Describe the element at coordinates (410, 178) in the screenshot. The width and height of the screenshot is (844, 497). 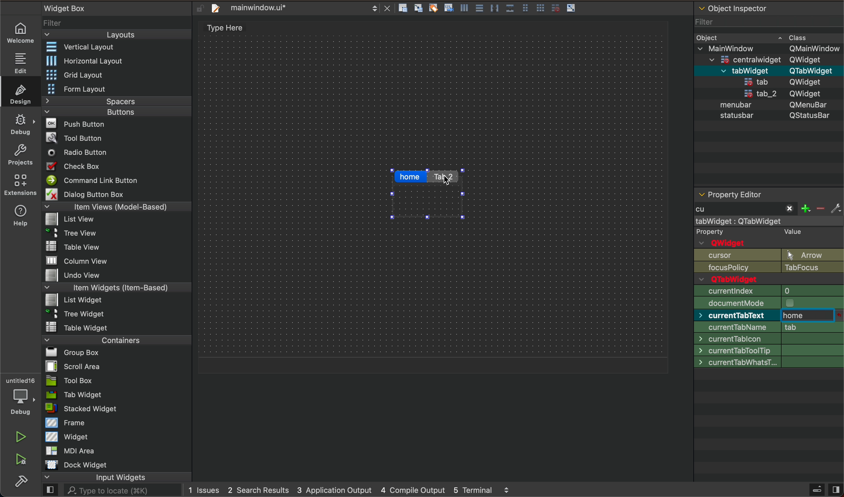
I see `home tab` at that location.